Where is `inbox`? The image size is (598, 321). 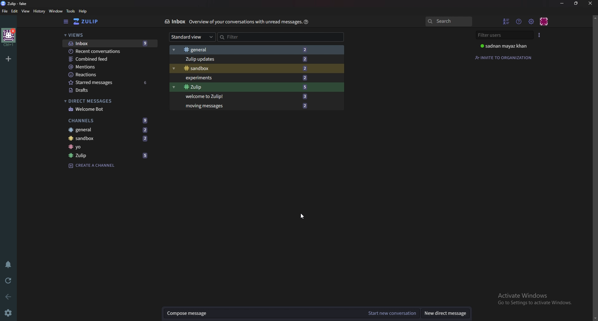
inbox is located at coordinates (110, 43).